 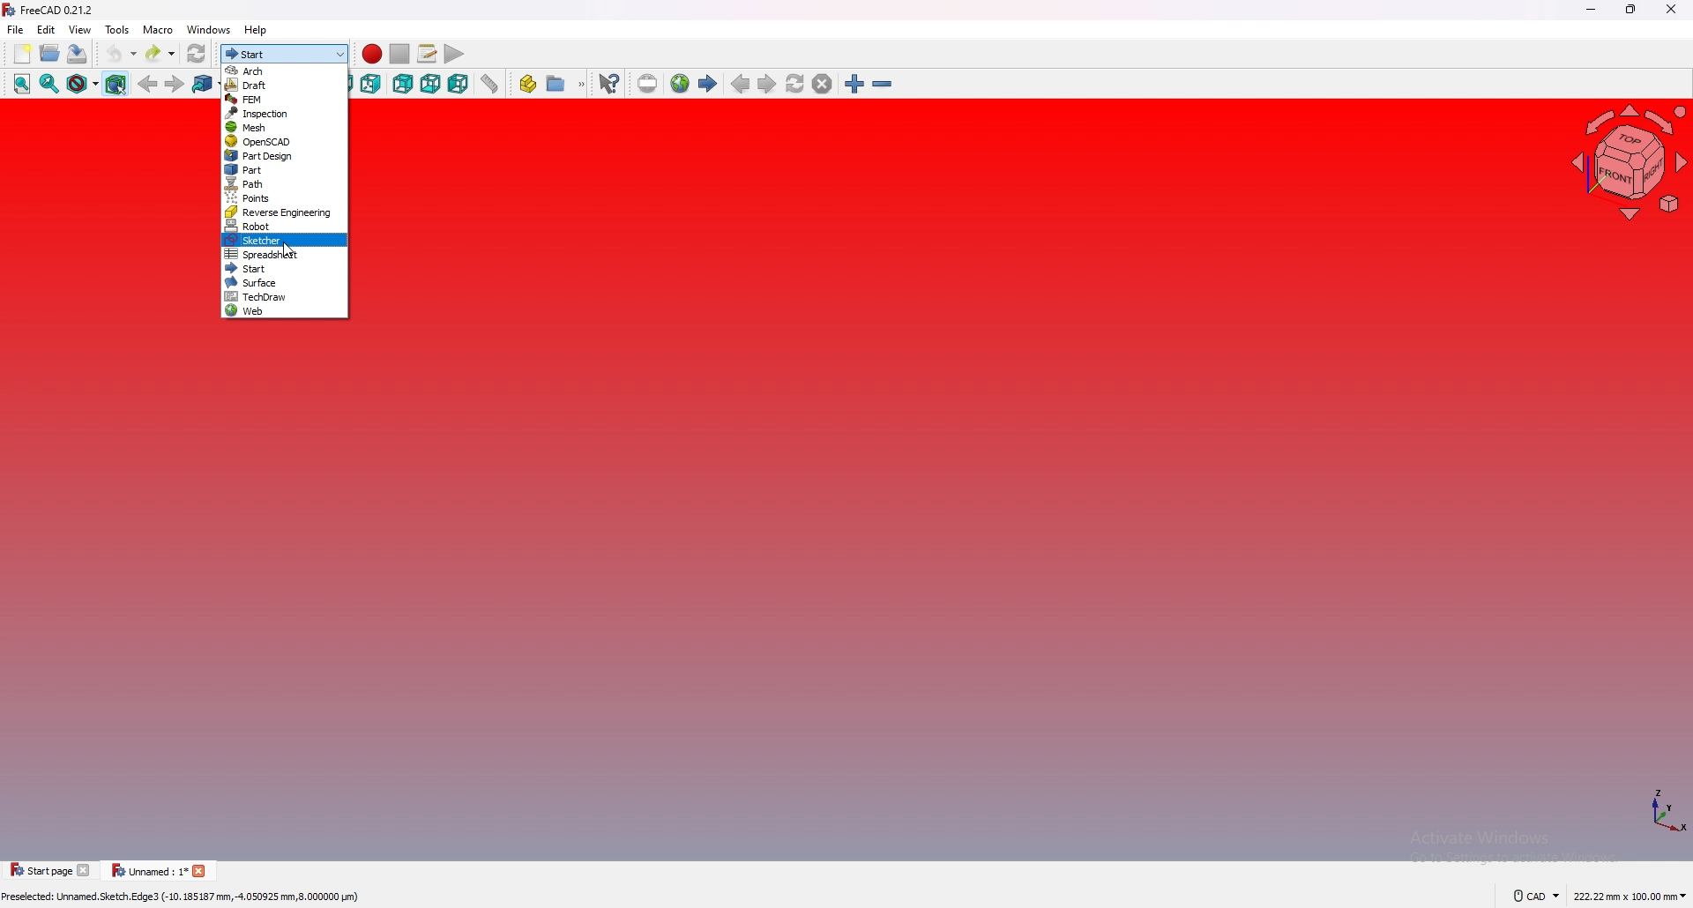 I want to click on set url, so click(x=647, y=84).